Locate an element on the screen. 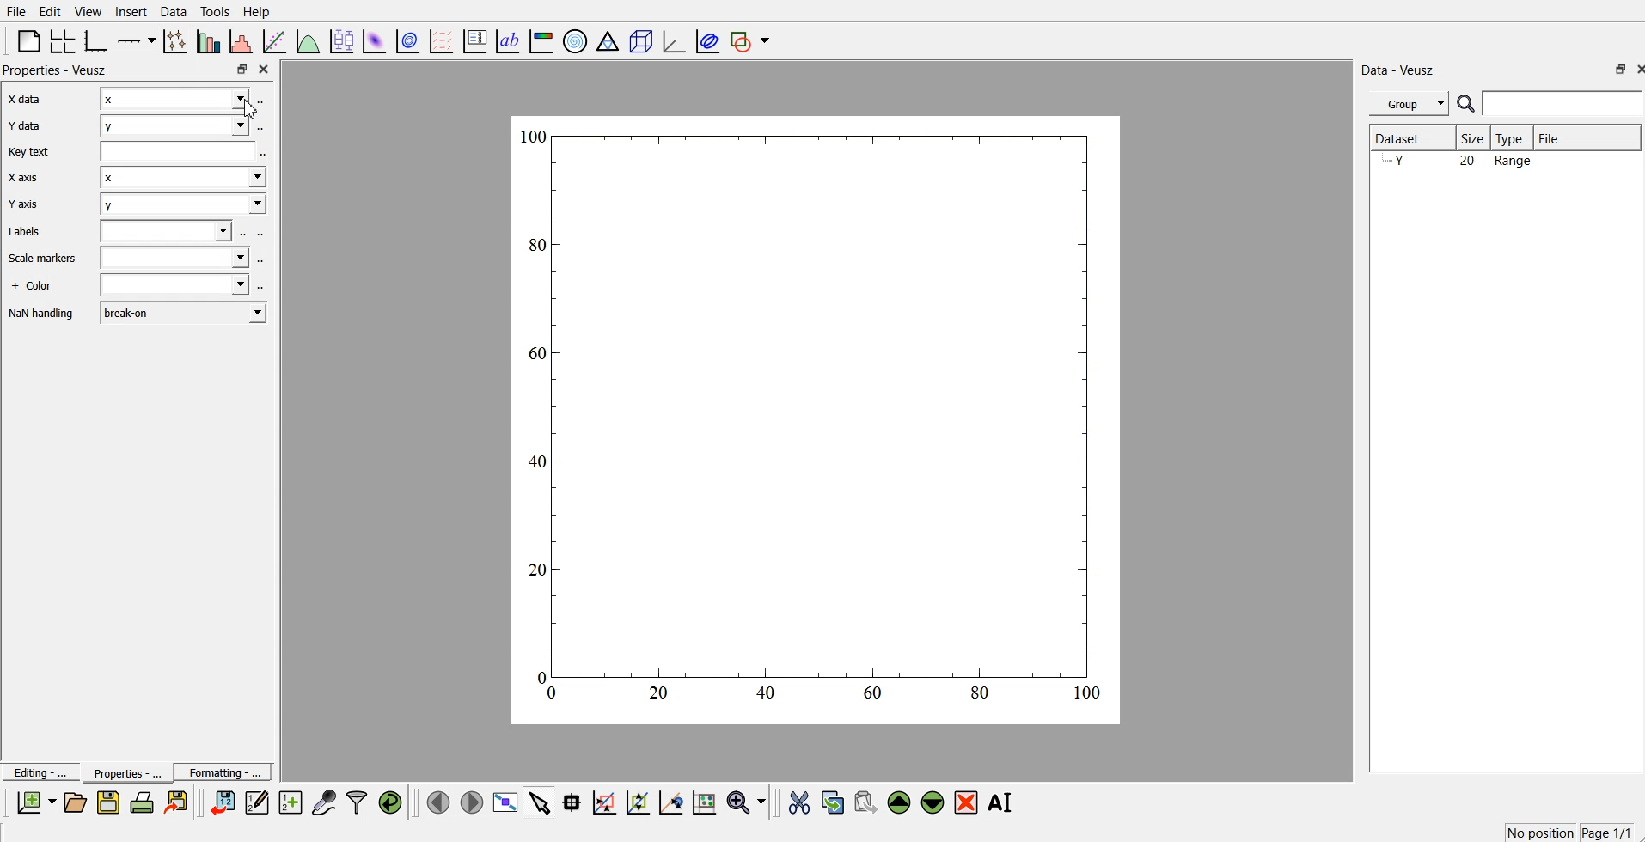 The height and width of the screenshot is (842, 1645). Min/Max is located at coordinates (242, 69).